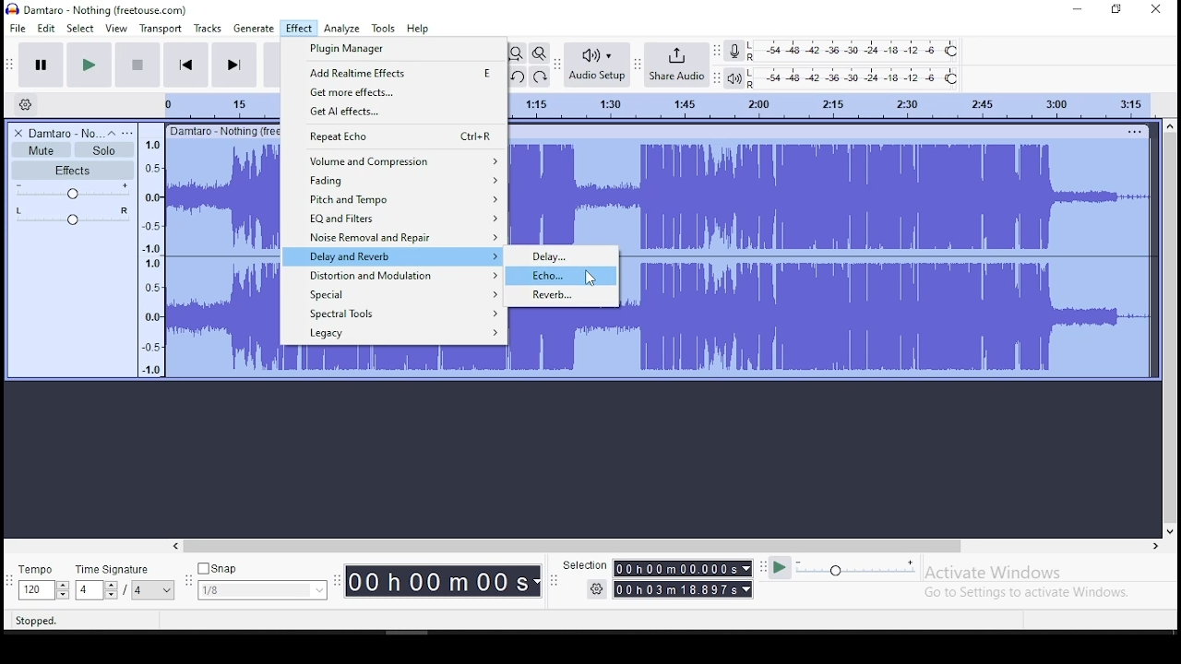 Image resolution: width=1181 pixels, height=664 pixels. I want to click on distortion and modulation, so click(394, 276).